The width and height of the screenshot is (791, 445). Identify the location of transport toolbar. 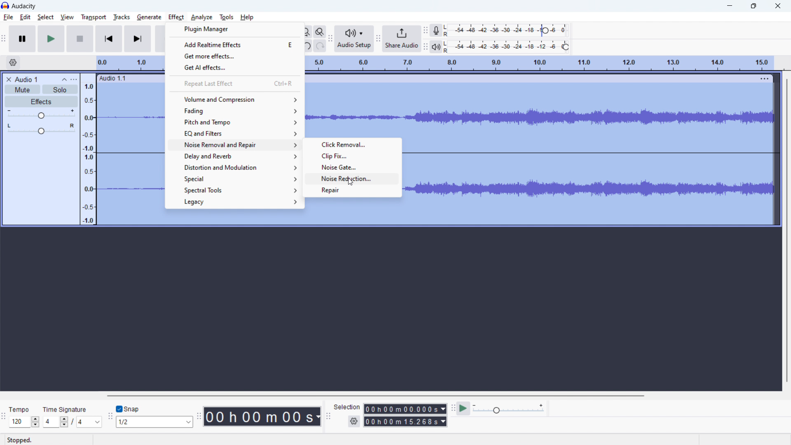
(4, 38).